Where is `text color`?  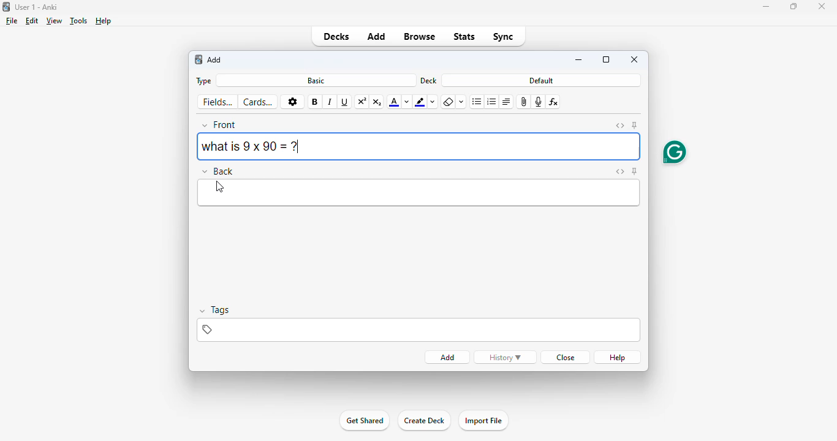 text color is located at coordinates (393, 102).